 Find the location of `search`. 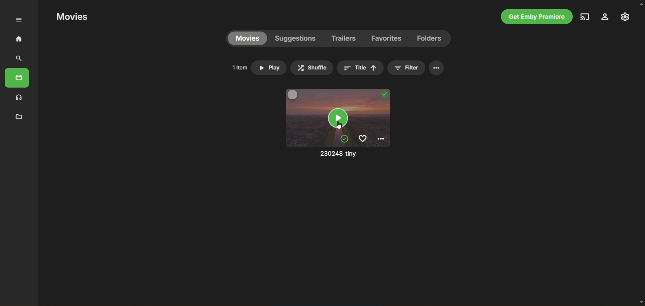

search is located at coordinates (19, 58).